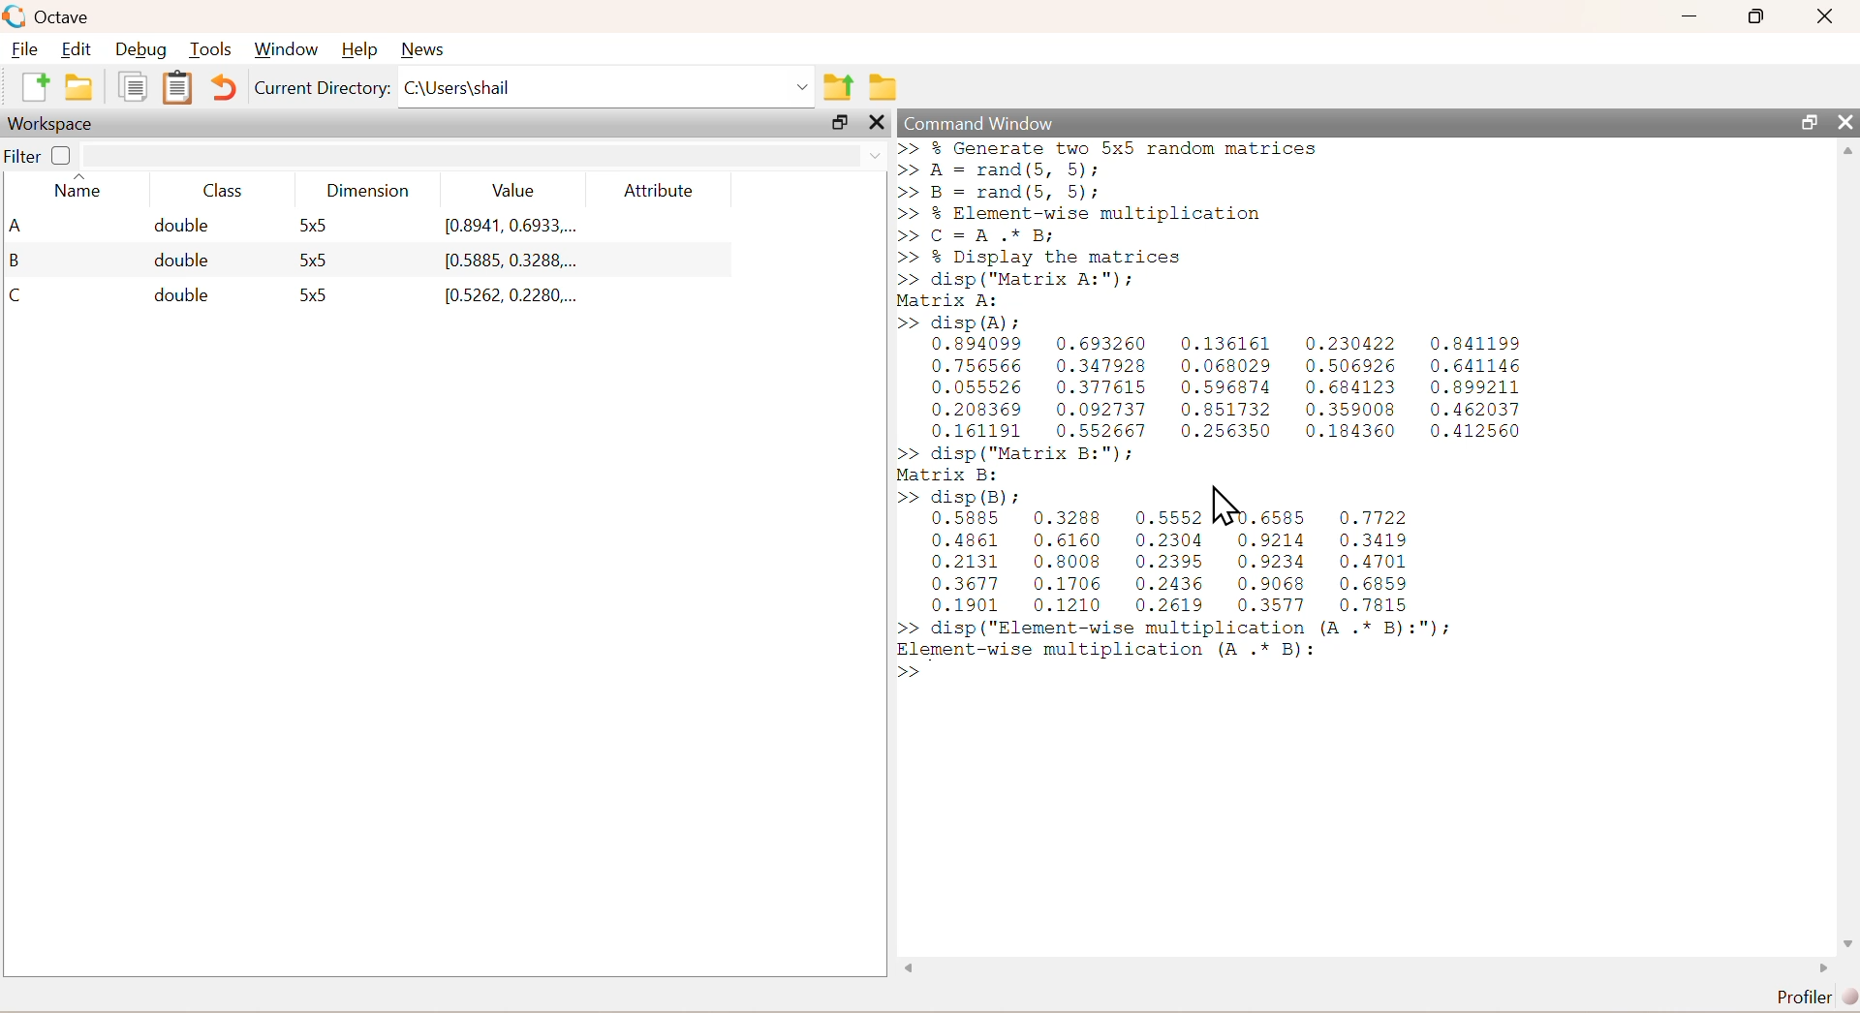 Image resolution: width=1860 pixels, height=1013 pixels. Describe the element at coordinates (837, 87) in the screenshot. I see `one directory up` at that location.